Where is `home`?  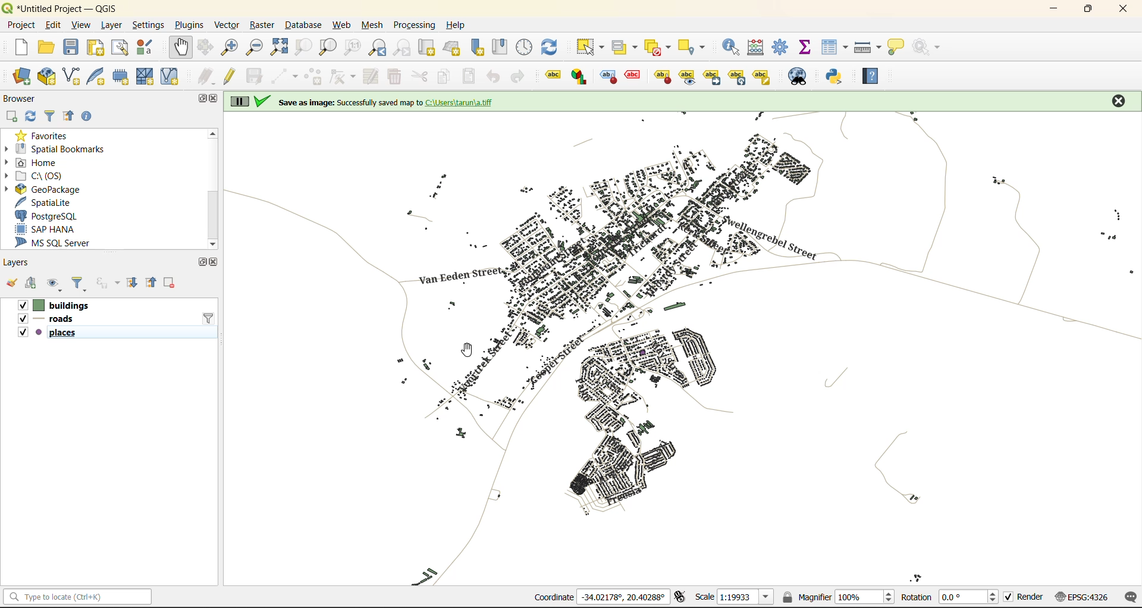 home is located at coordinates (34, 162).